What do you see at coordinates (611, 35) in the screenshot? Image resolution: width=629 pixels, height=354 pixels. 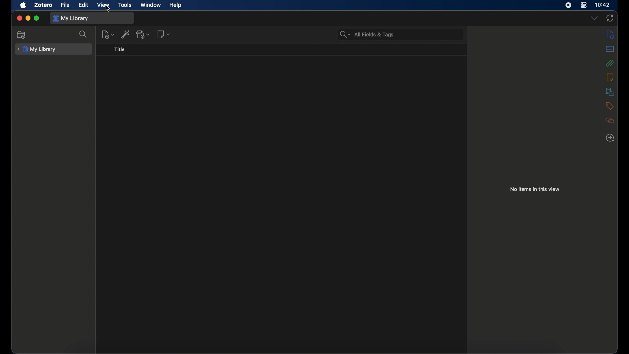 I see `info` at bounding box center [611, 35].